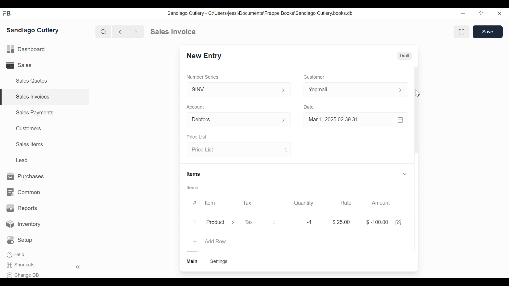 This screenshot has height=286, width=509. Describe the element at coordinates (20, 265) in the screenshot. I see `Shortcuts` at that location.